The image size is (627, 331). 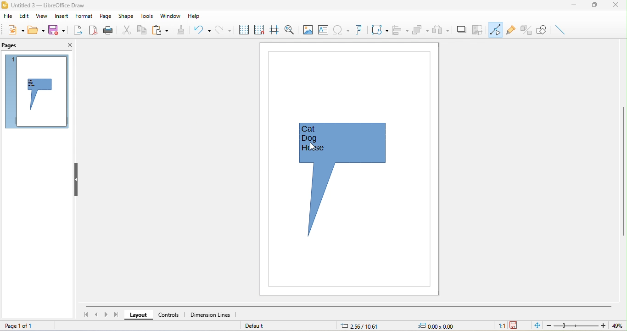 What do you see at coordinates (221, 30) in the screenshot?
I see `redo` at bounding box center [221, 30].